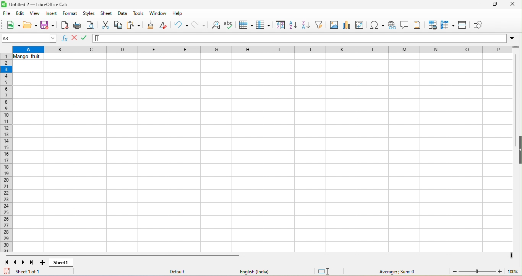 This screenshot has width=522, height=276. What do you see at coordinates (418, 25) in the screenshot?
I see `header and footer` at bounding box center [418, 25].